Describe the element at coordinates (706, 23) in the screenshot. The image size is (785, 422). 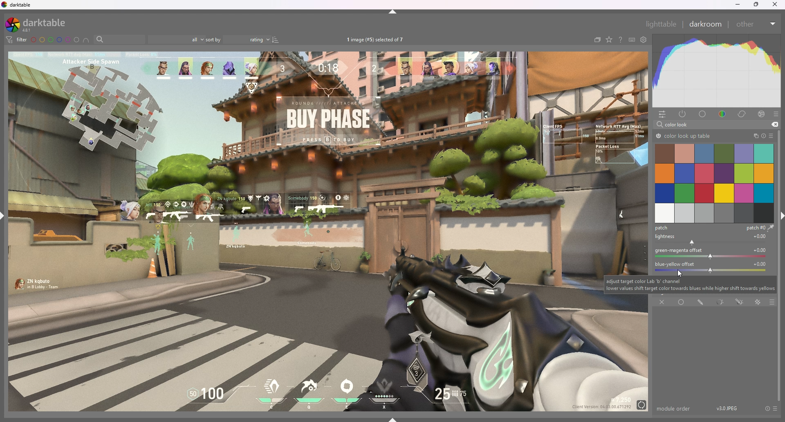
I see `darkroom` at that location.